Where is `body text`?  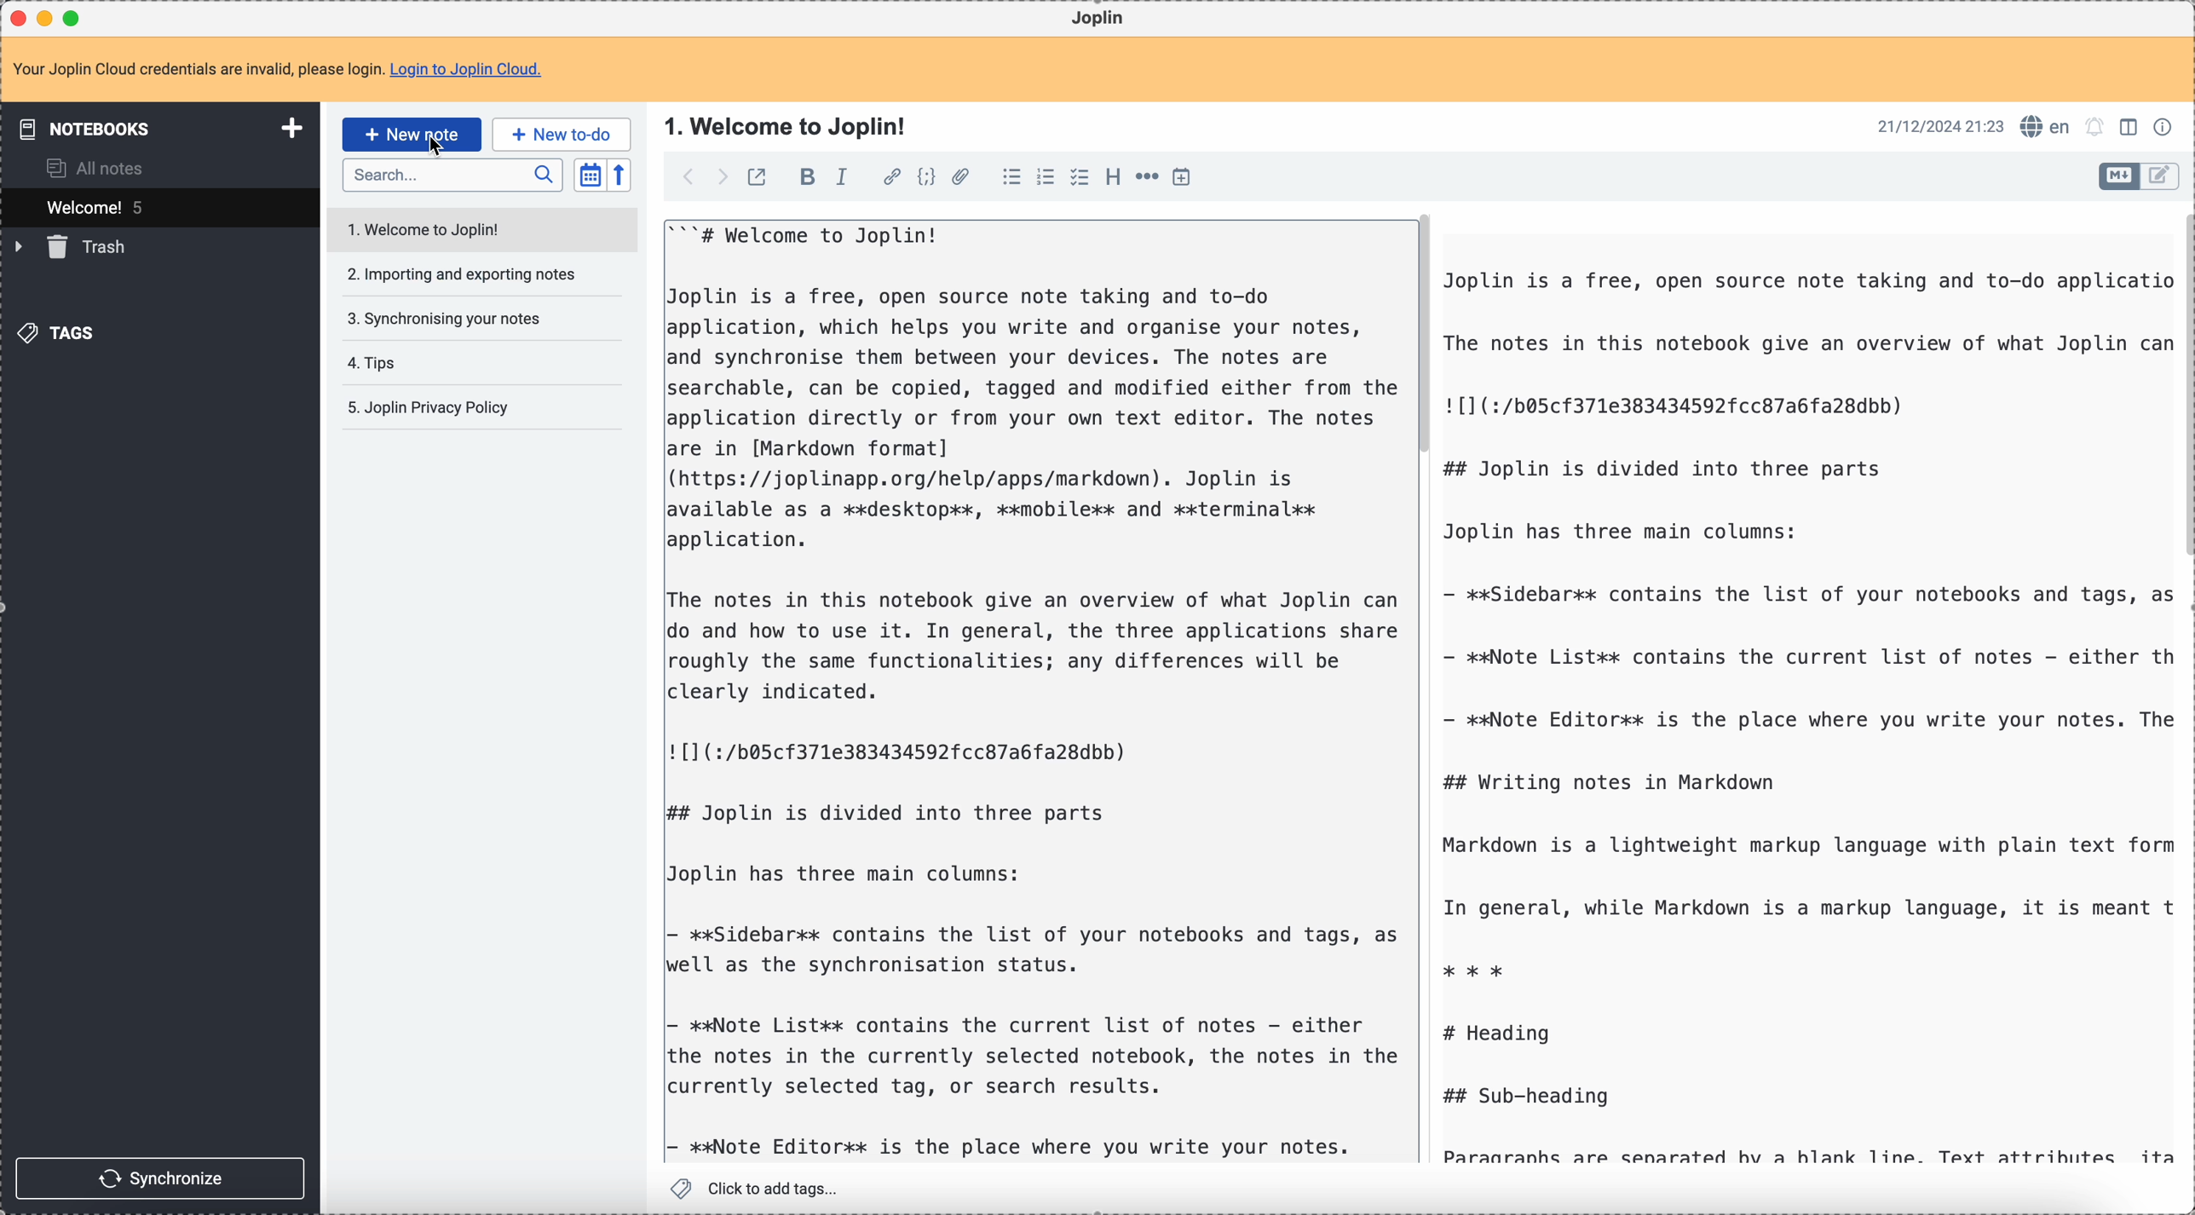 body text is located at coordinates (1030, 688).